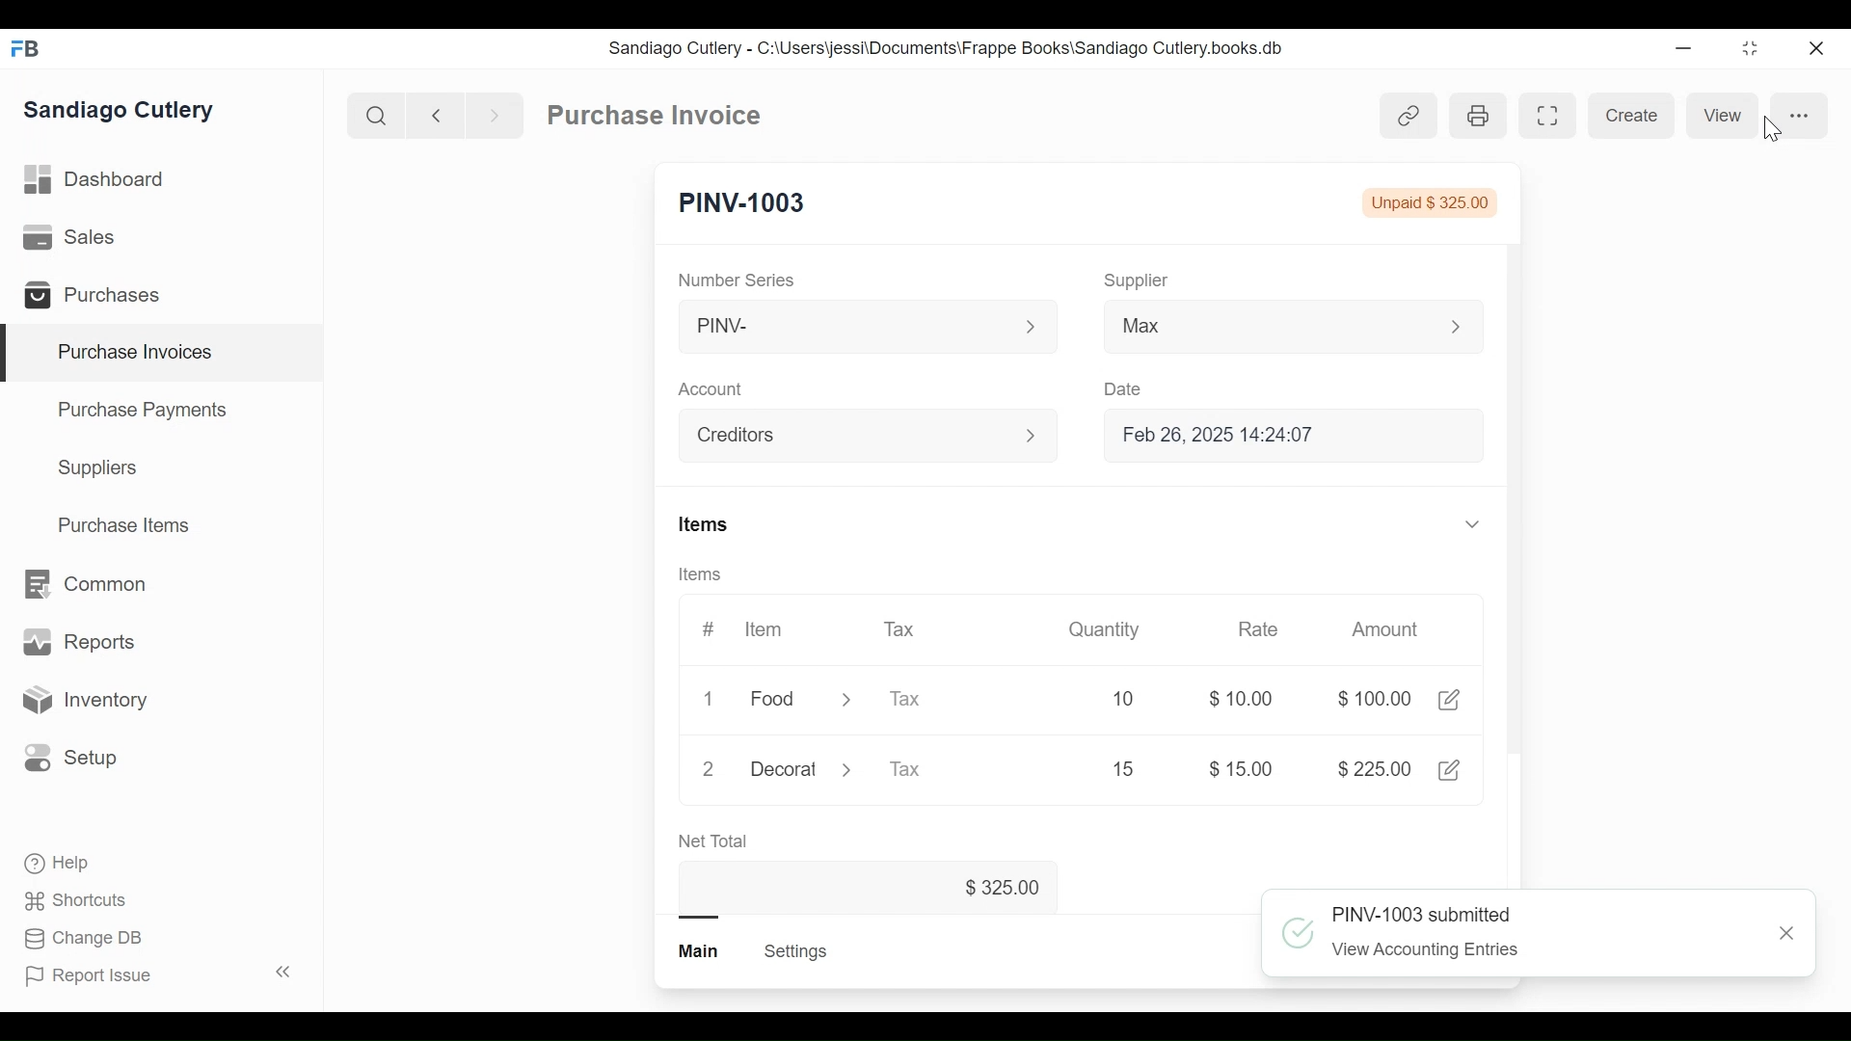 Image resolution: width=1851 pixels, height=1041 pixels. I want to click on 15, so click(1100, 768).